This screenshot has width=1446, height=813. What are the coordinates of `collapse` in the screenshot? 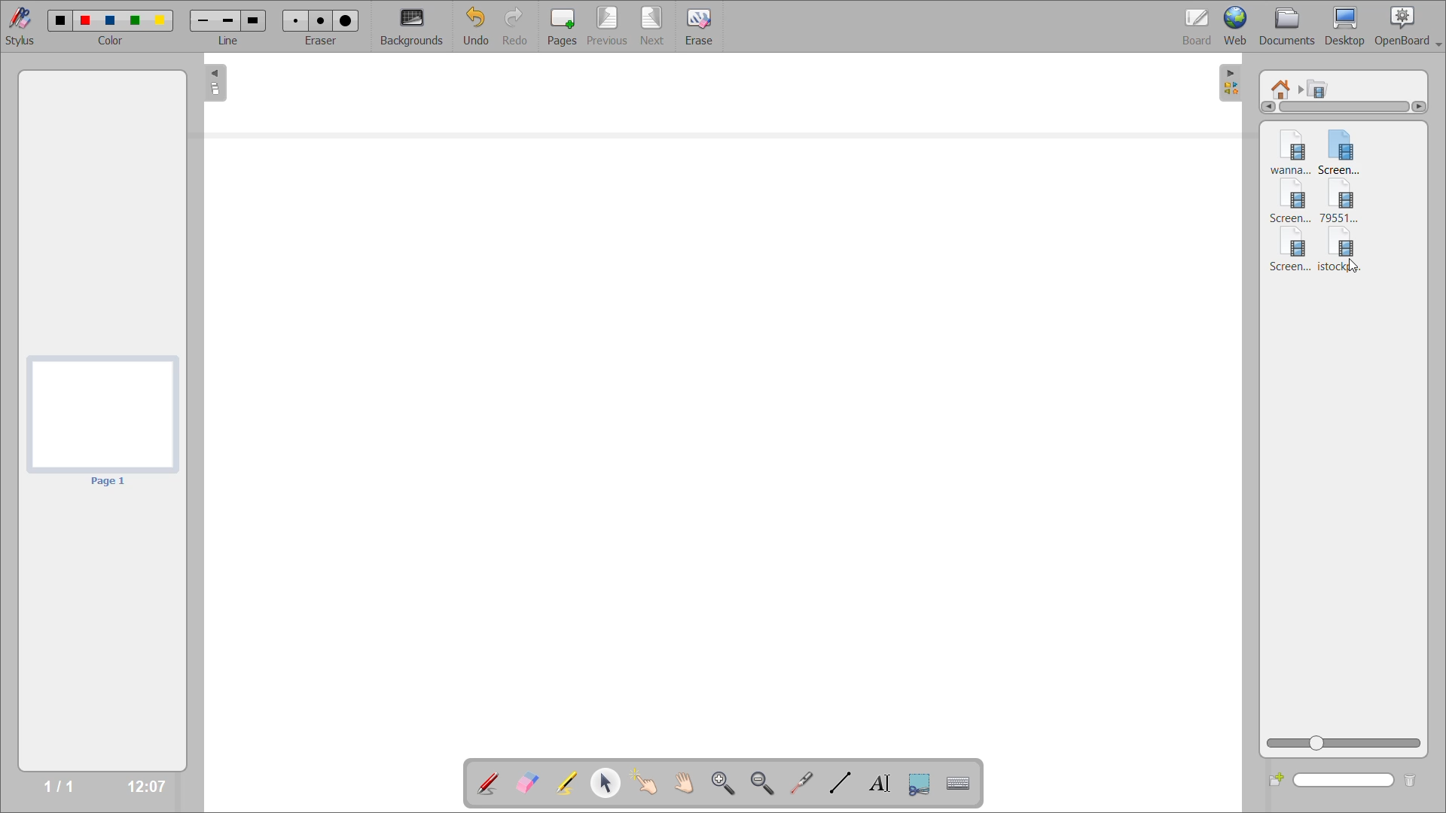 It's located at (1232, 81).